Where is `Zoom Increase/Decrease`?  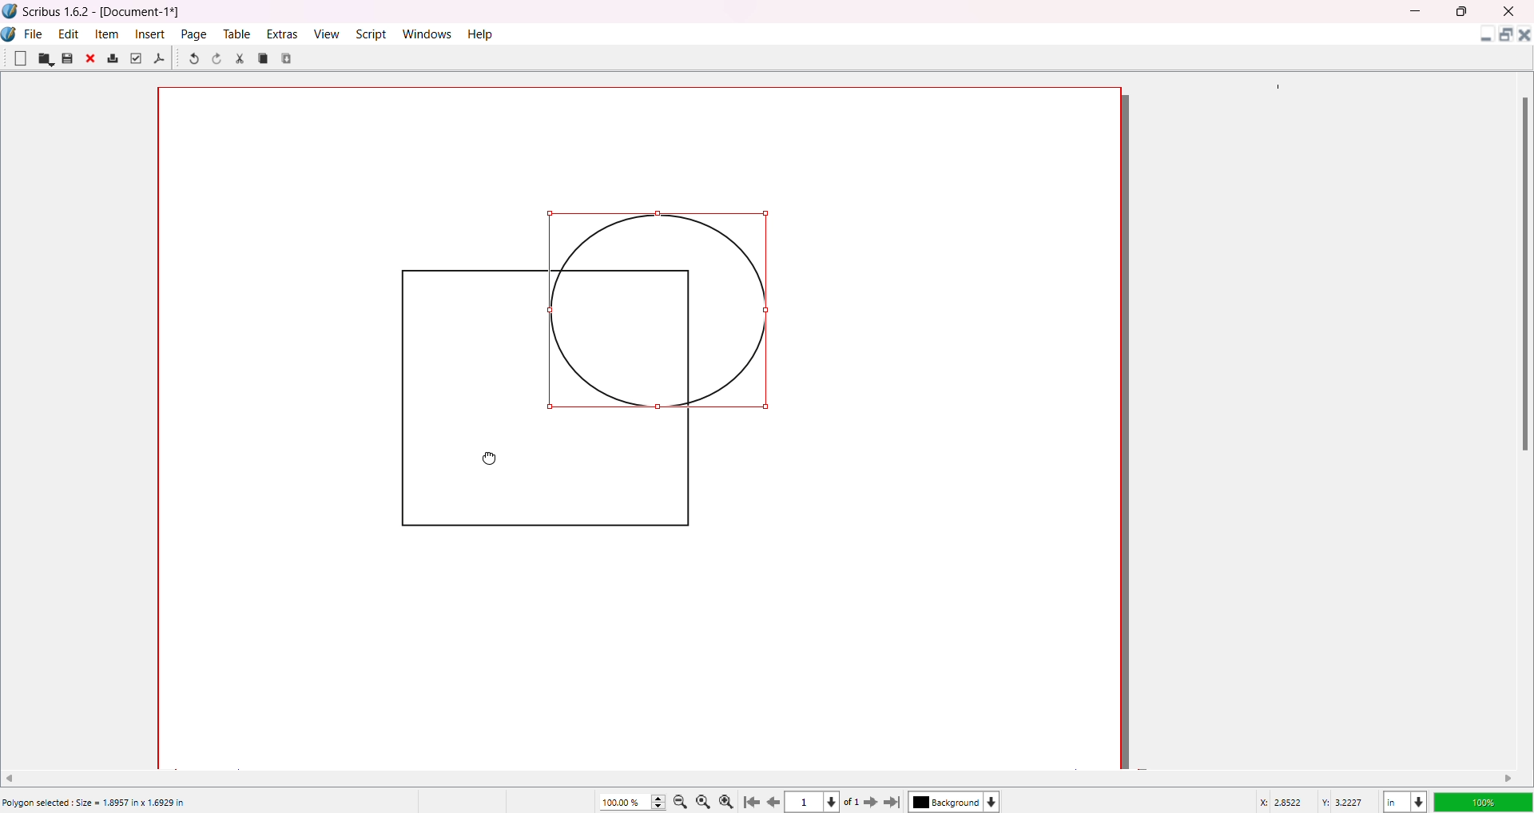 Zoom Increase/Decrease is located at coordinates (661, 799).